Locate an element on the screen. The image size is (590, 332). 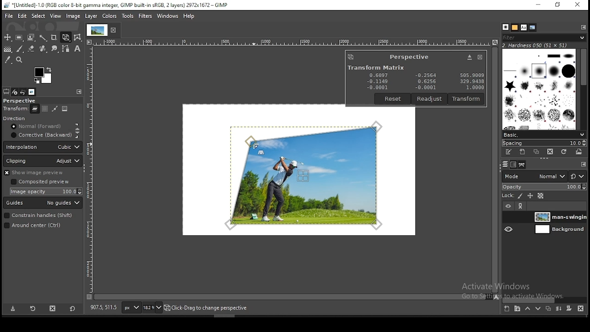
merge layer is located at coordinates (559, 308).